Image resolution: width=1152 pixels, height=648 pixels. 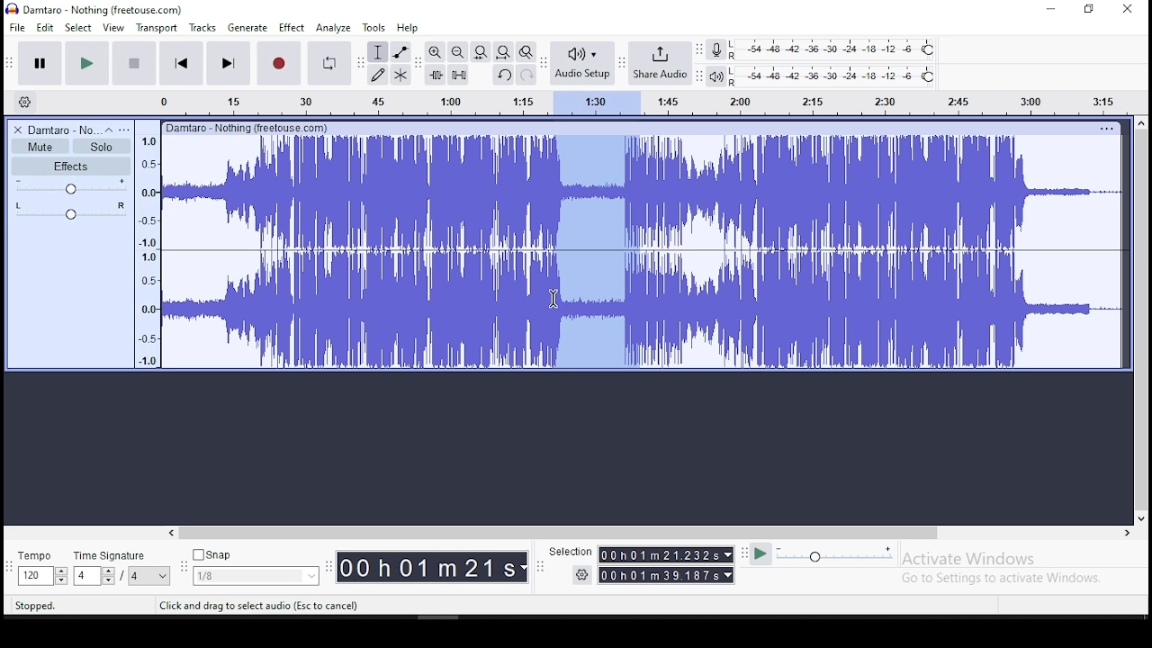 What do you see at coordinates (85, 576) in the screenshot?
I see `4` at bounding box center [85, 576].